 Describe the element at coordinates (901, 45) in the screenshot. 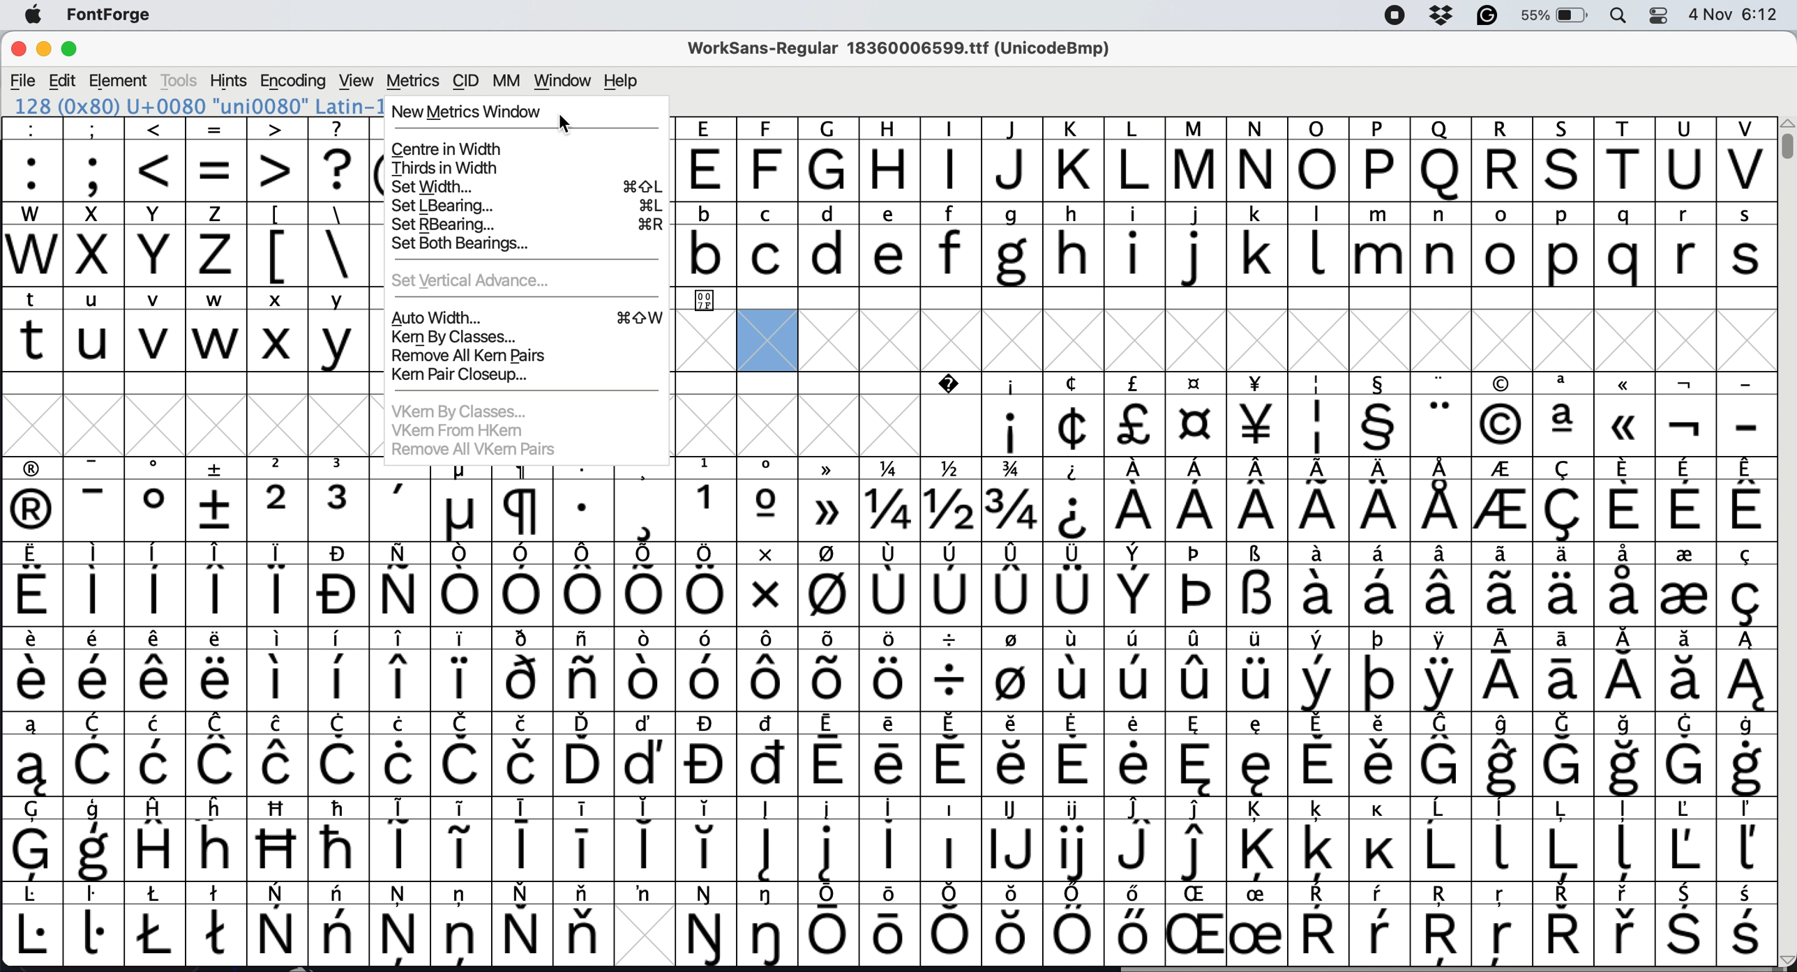

I see `WorkSans-Regular 18360006599.ttf (UnicodeBmp)` at that location.